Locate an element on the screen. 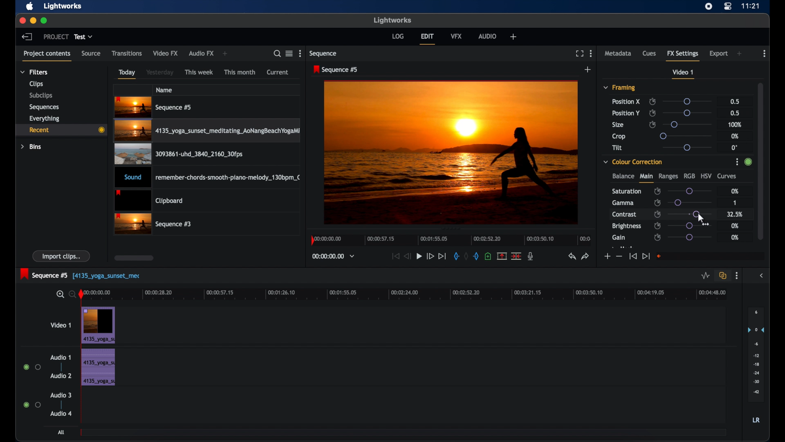 Image resolution: width=785 pixels, height=442 pixels. video clip is located at coordinates (99, 325).